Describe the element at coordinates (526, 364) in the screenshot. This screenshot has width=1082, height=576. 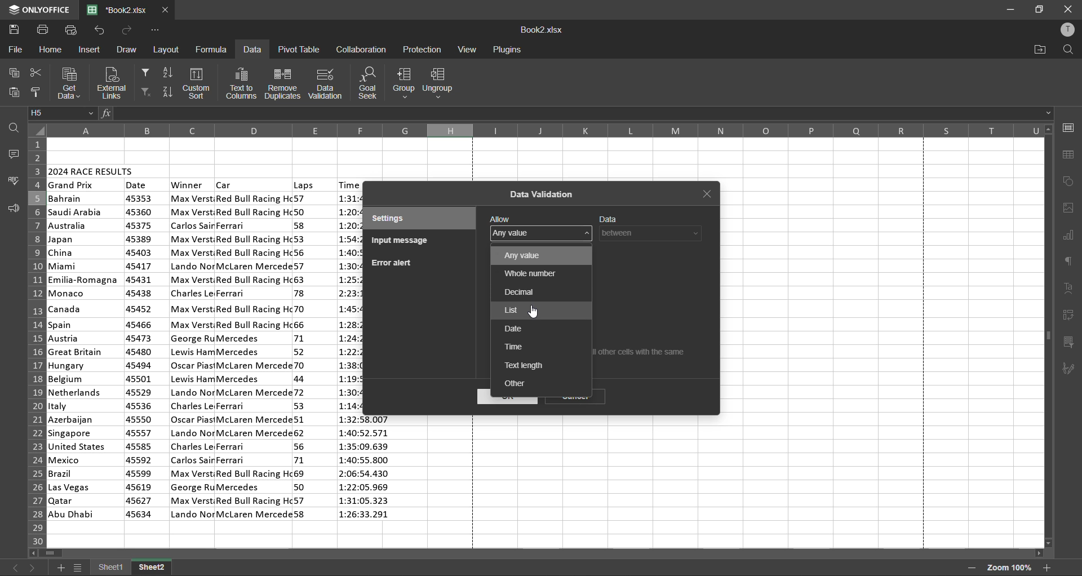
I see `text length` at that location.